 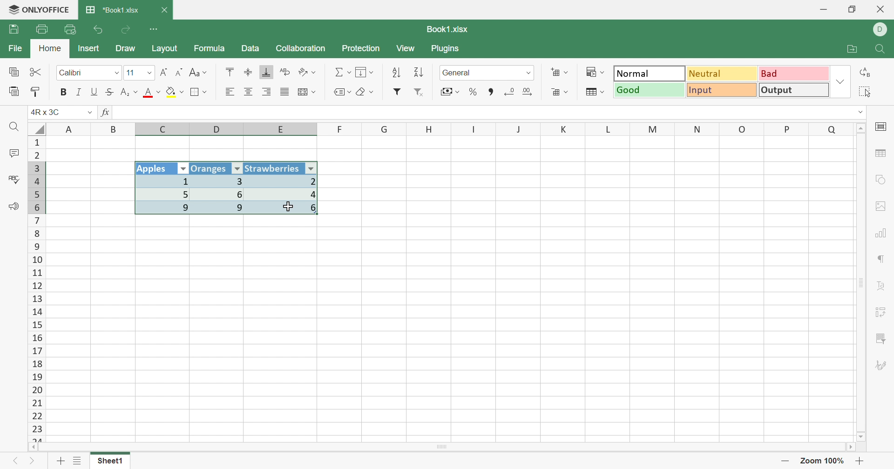 What do you see at coordinates (881, 336) in the screenshot?
I see `slicer settings` at bounding box center [881, 336].